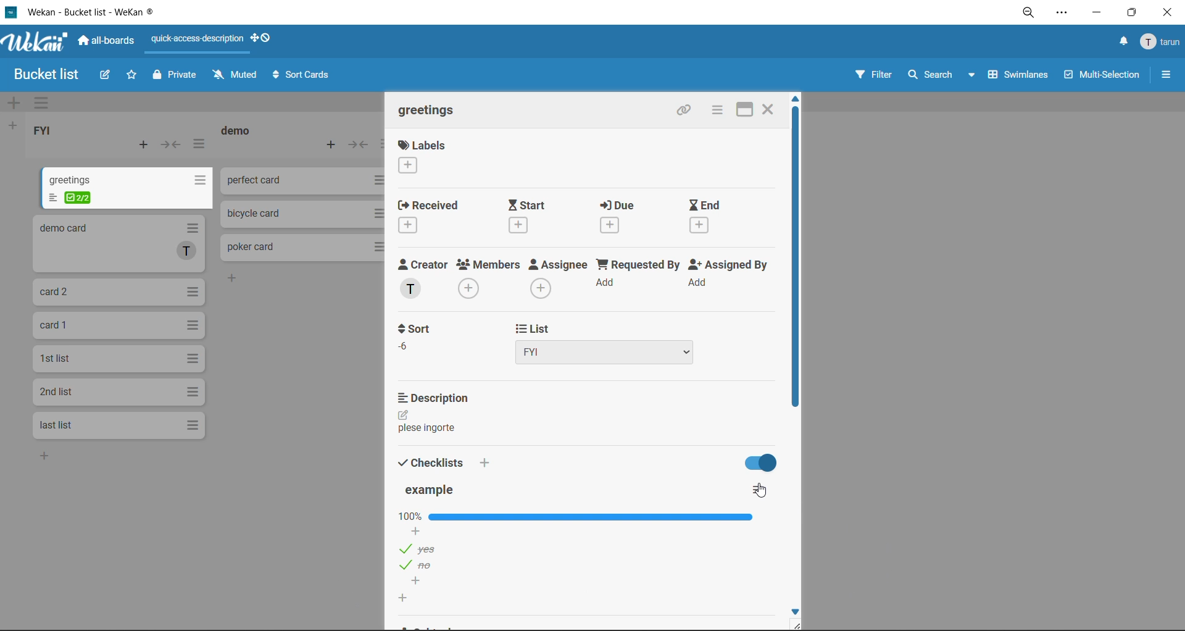  I want to click on private, so click(175, 77).